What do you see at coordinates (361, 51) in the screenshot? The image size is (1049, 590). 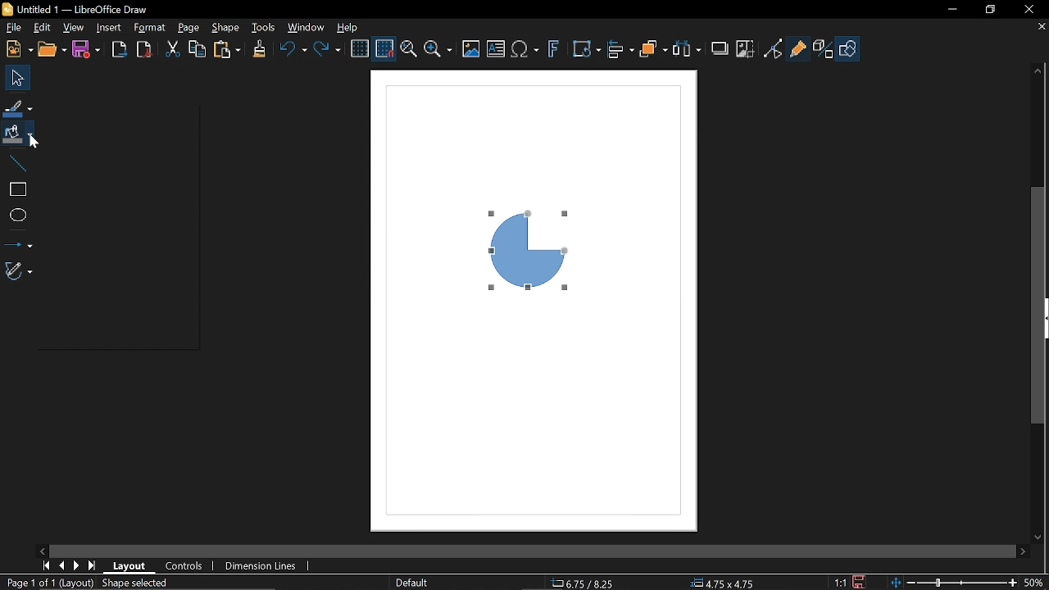 I see `Display grid` at bounding box center [361, 51].